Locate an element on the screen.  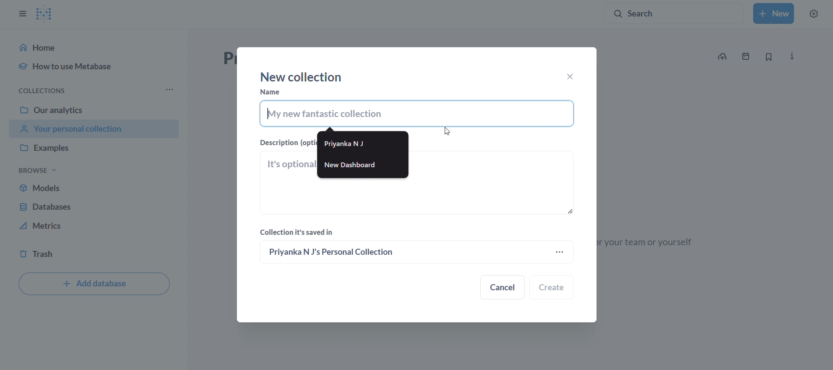
more is located at coordinates (561, 251).